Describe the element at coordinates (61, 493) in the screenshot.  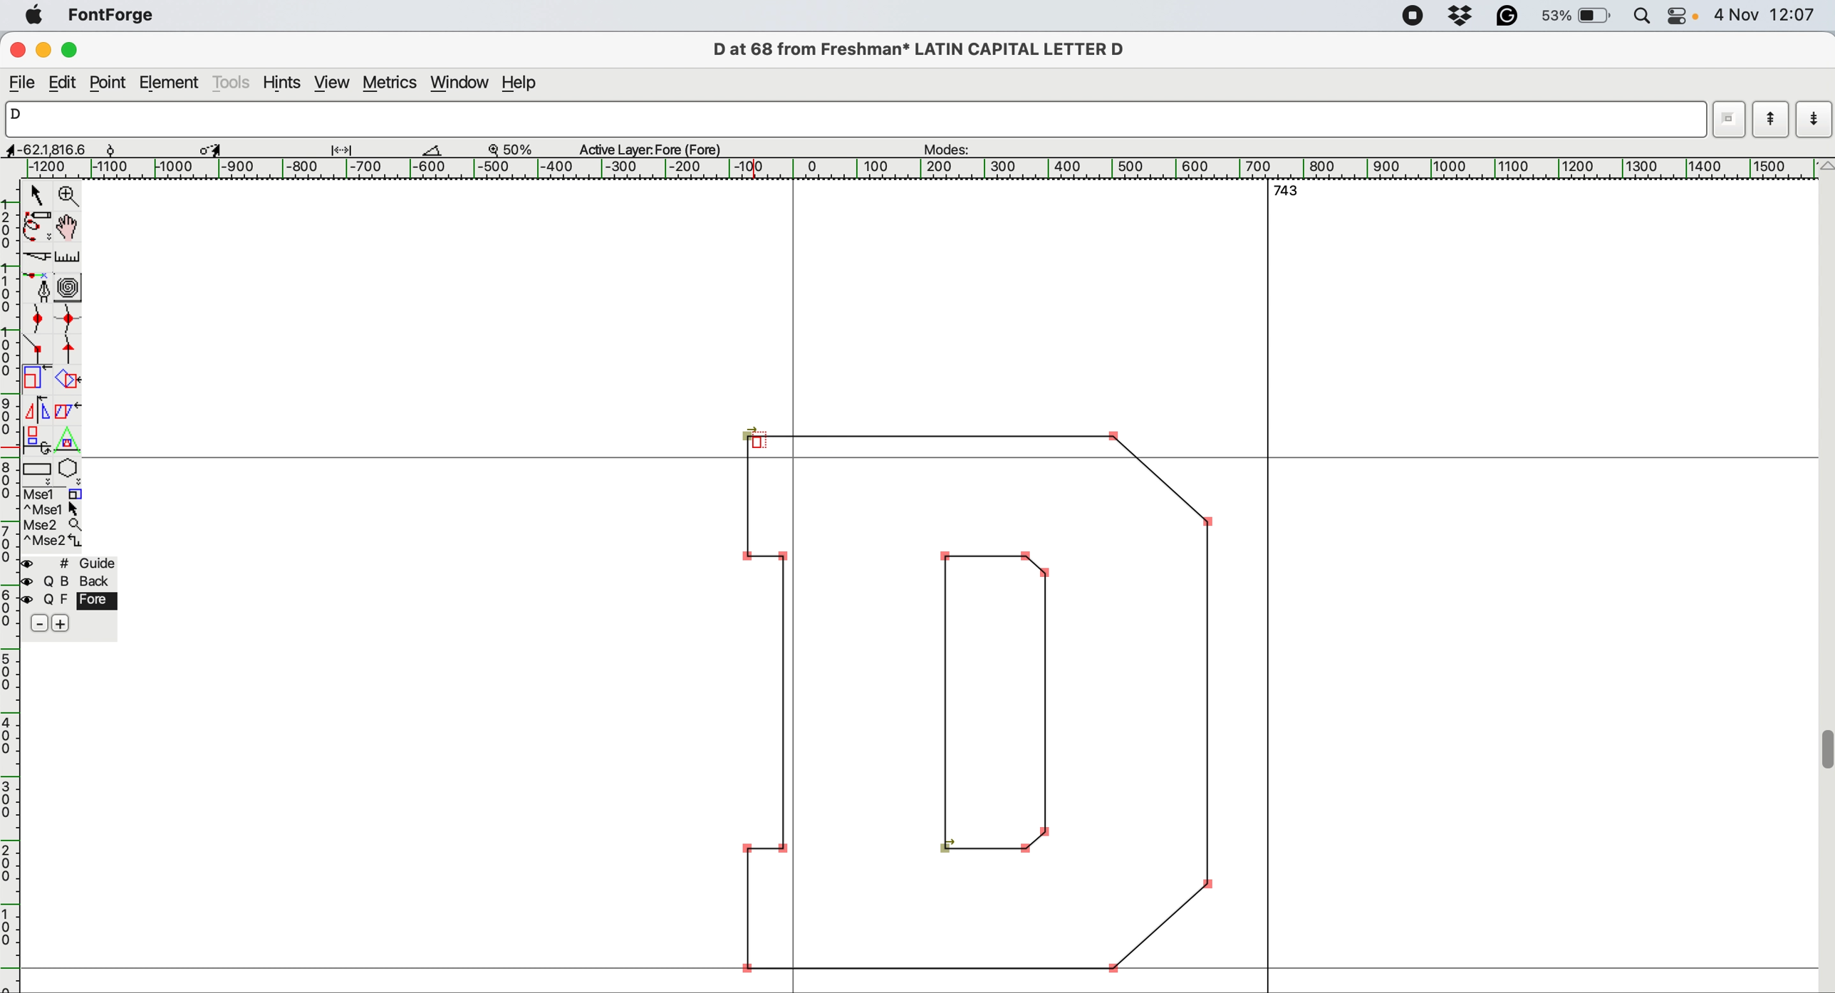
I see `Msel 1` at that location.